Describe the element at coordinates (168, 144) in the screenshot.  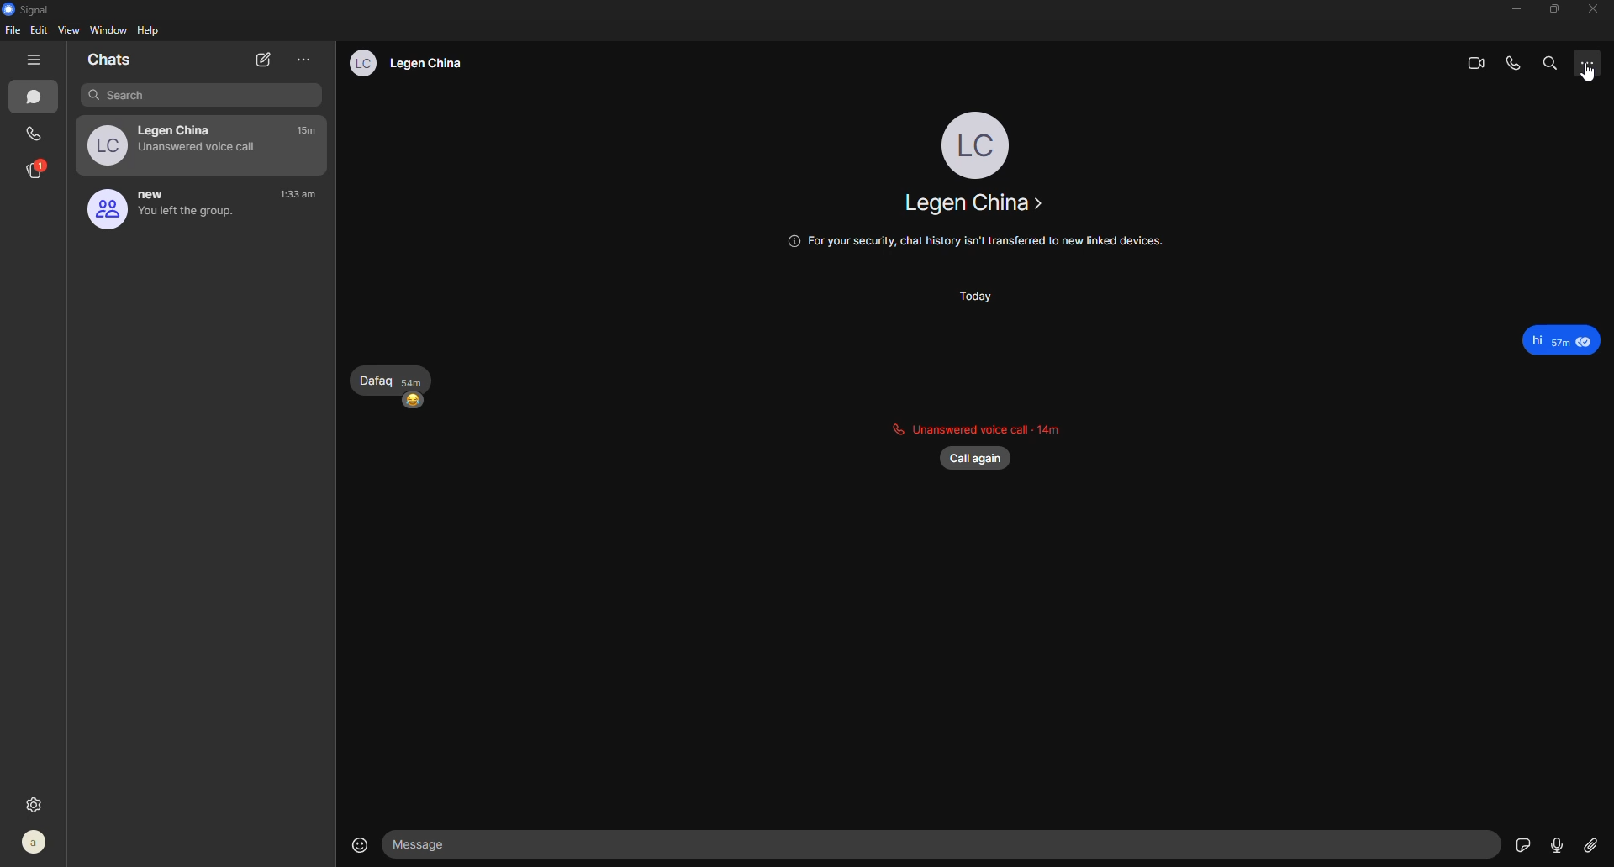
I see `Legen China
Unanswered voice call` at that location.